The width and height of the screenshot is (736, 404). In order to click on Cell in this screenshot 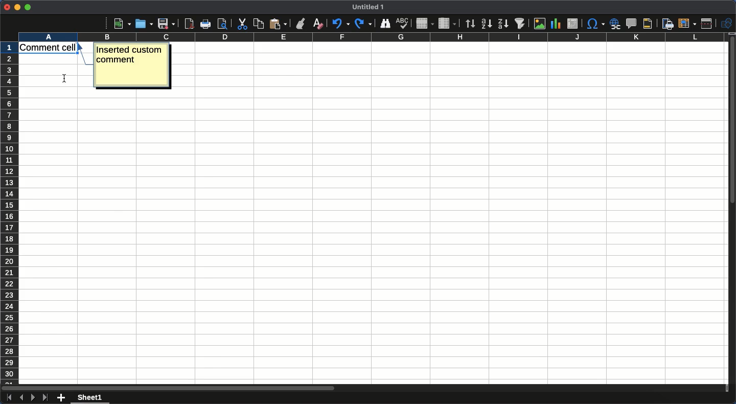, I will do `click(50, 49)`.